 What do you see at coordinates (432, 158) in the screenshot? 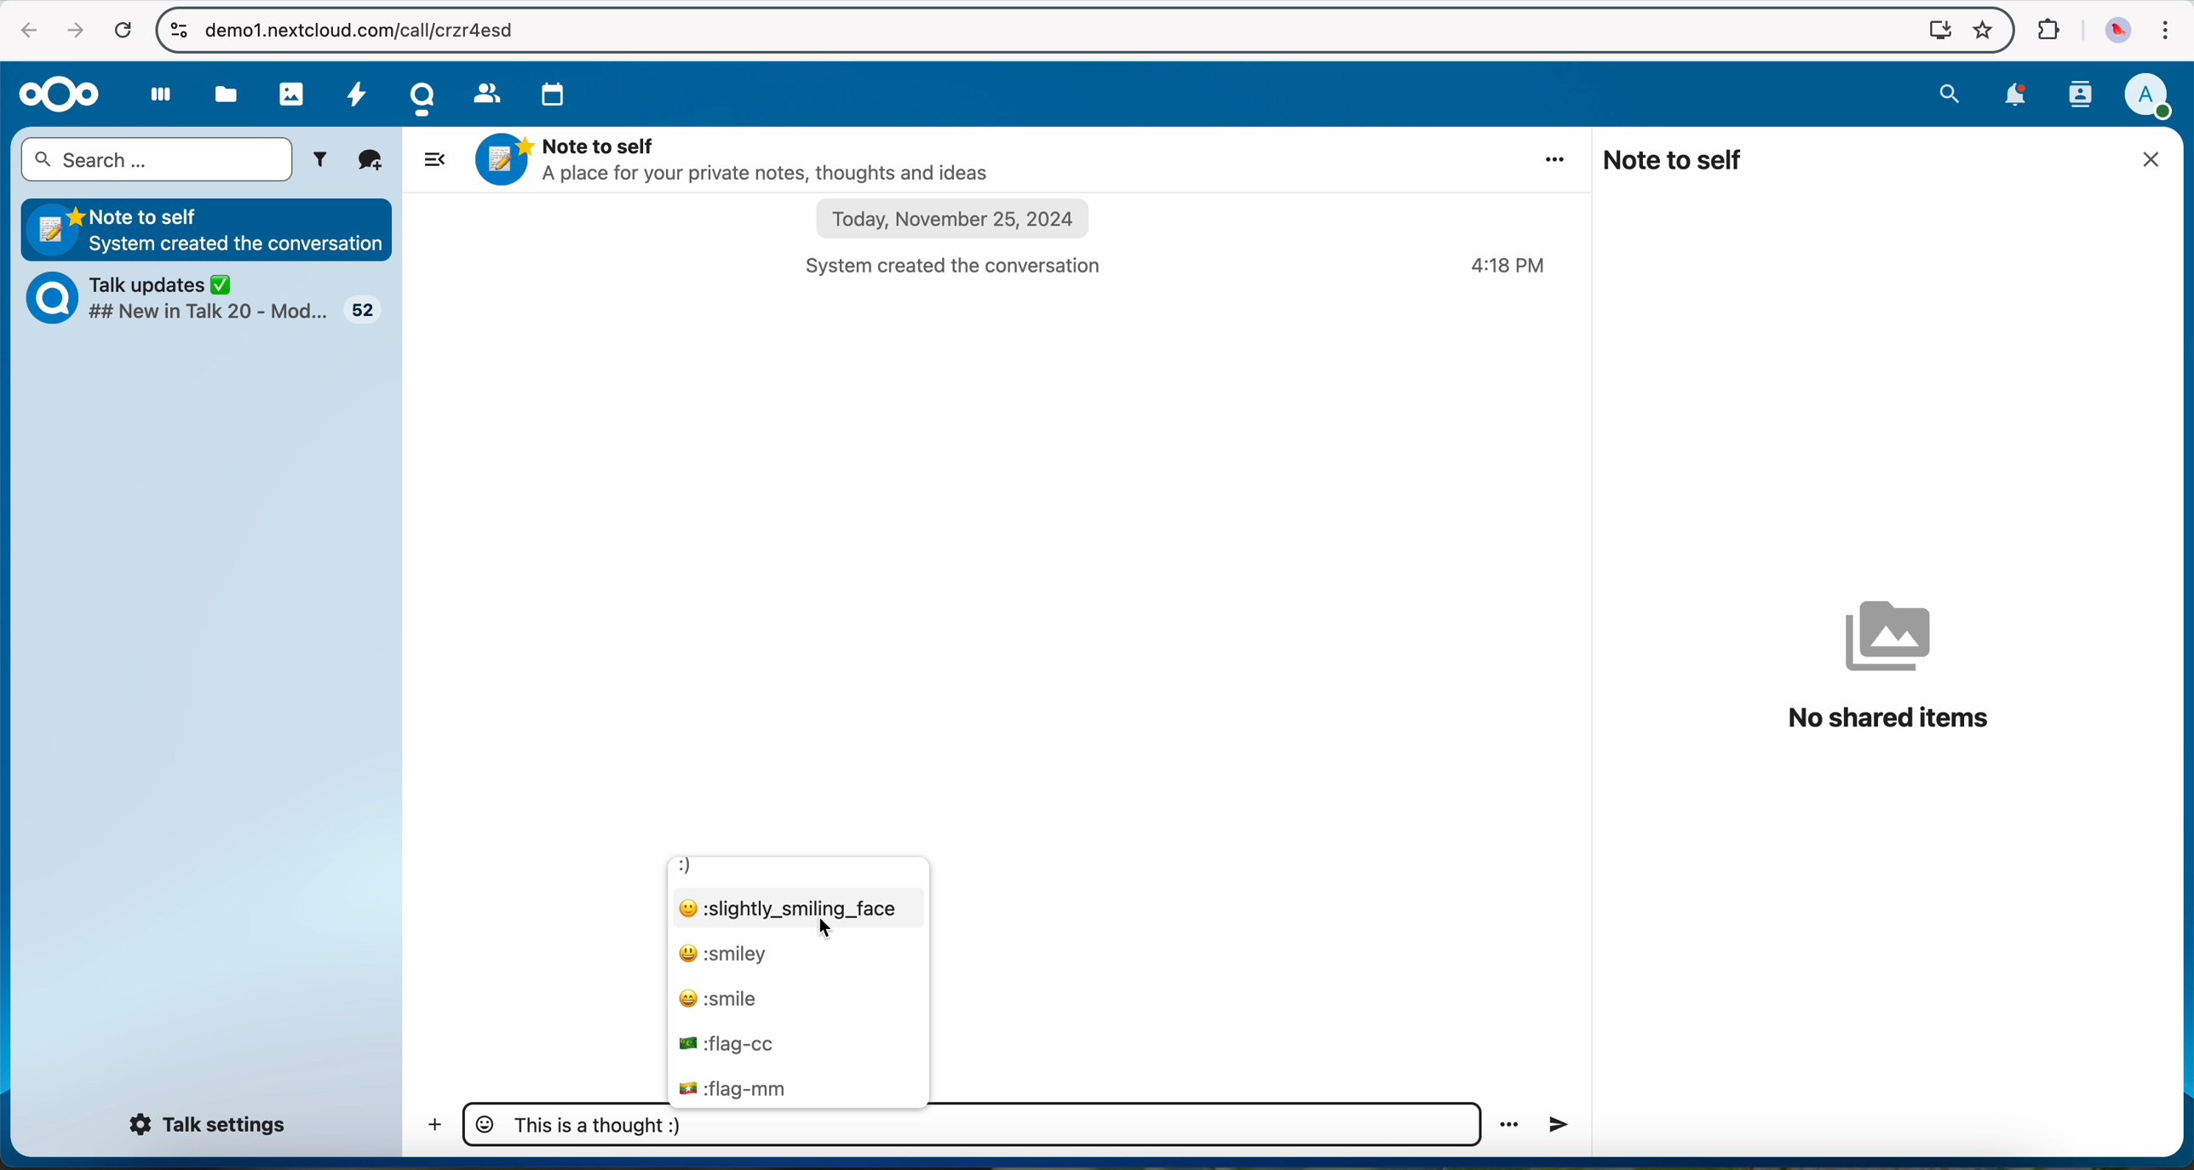
I see `hide side bar` at bounding box center [432, 158].